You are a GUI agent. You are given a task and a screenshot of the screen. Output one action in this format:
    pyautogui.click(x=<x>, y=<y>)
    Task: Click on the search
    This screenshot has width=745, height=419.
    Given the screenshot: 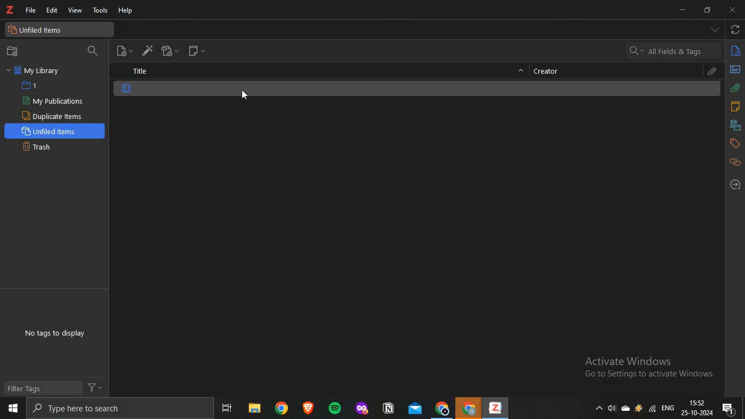 What is the action you would take?
    pyautogui.click(x=115, y=408)
    